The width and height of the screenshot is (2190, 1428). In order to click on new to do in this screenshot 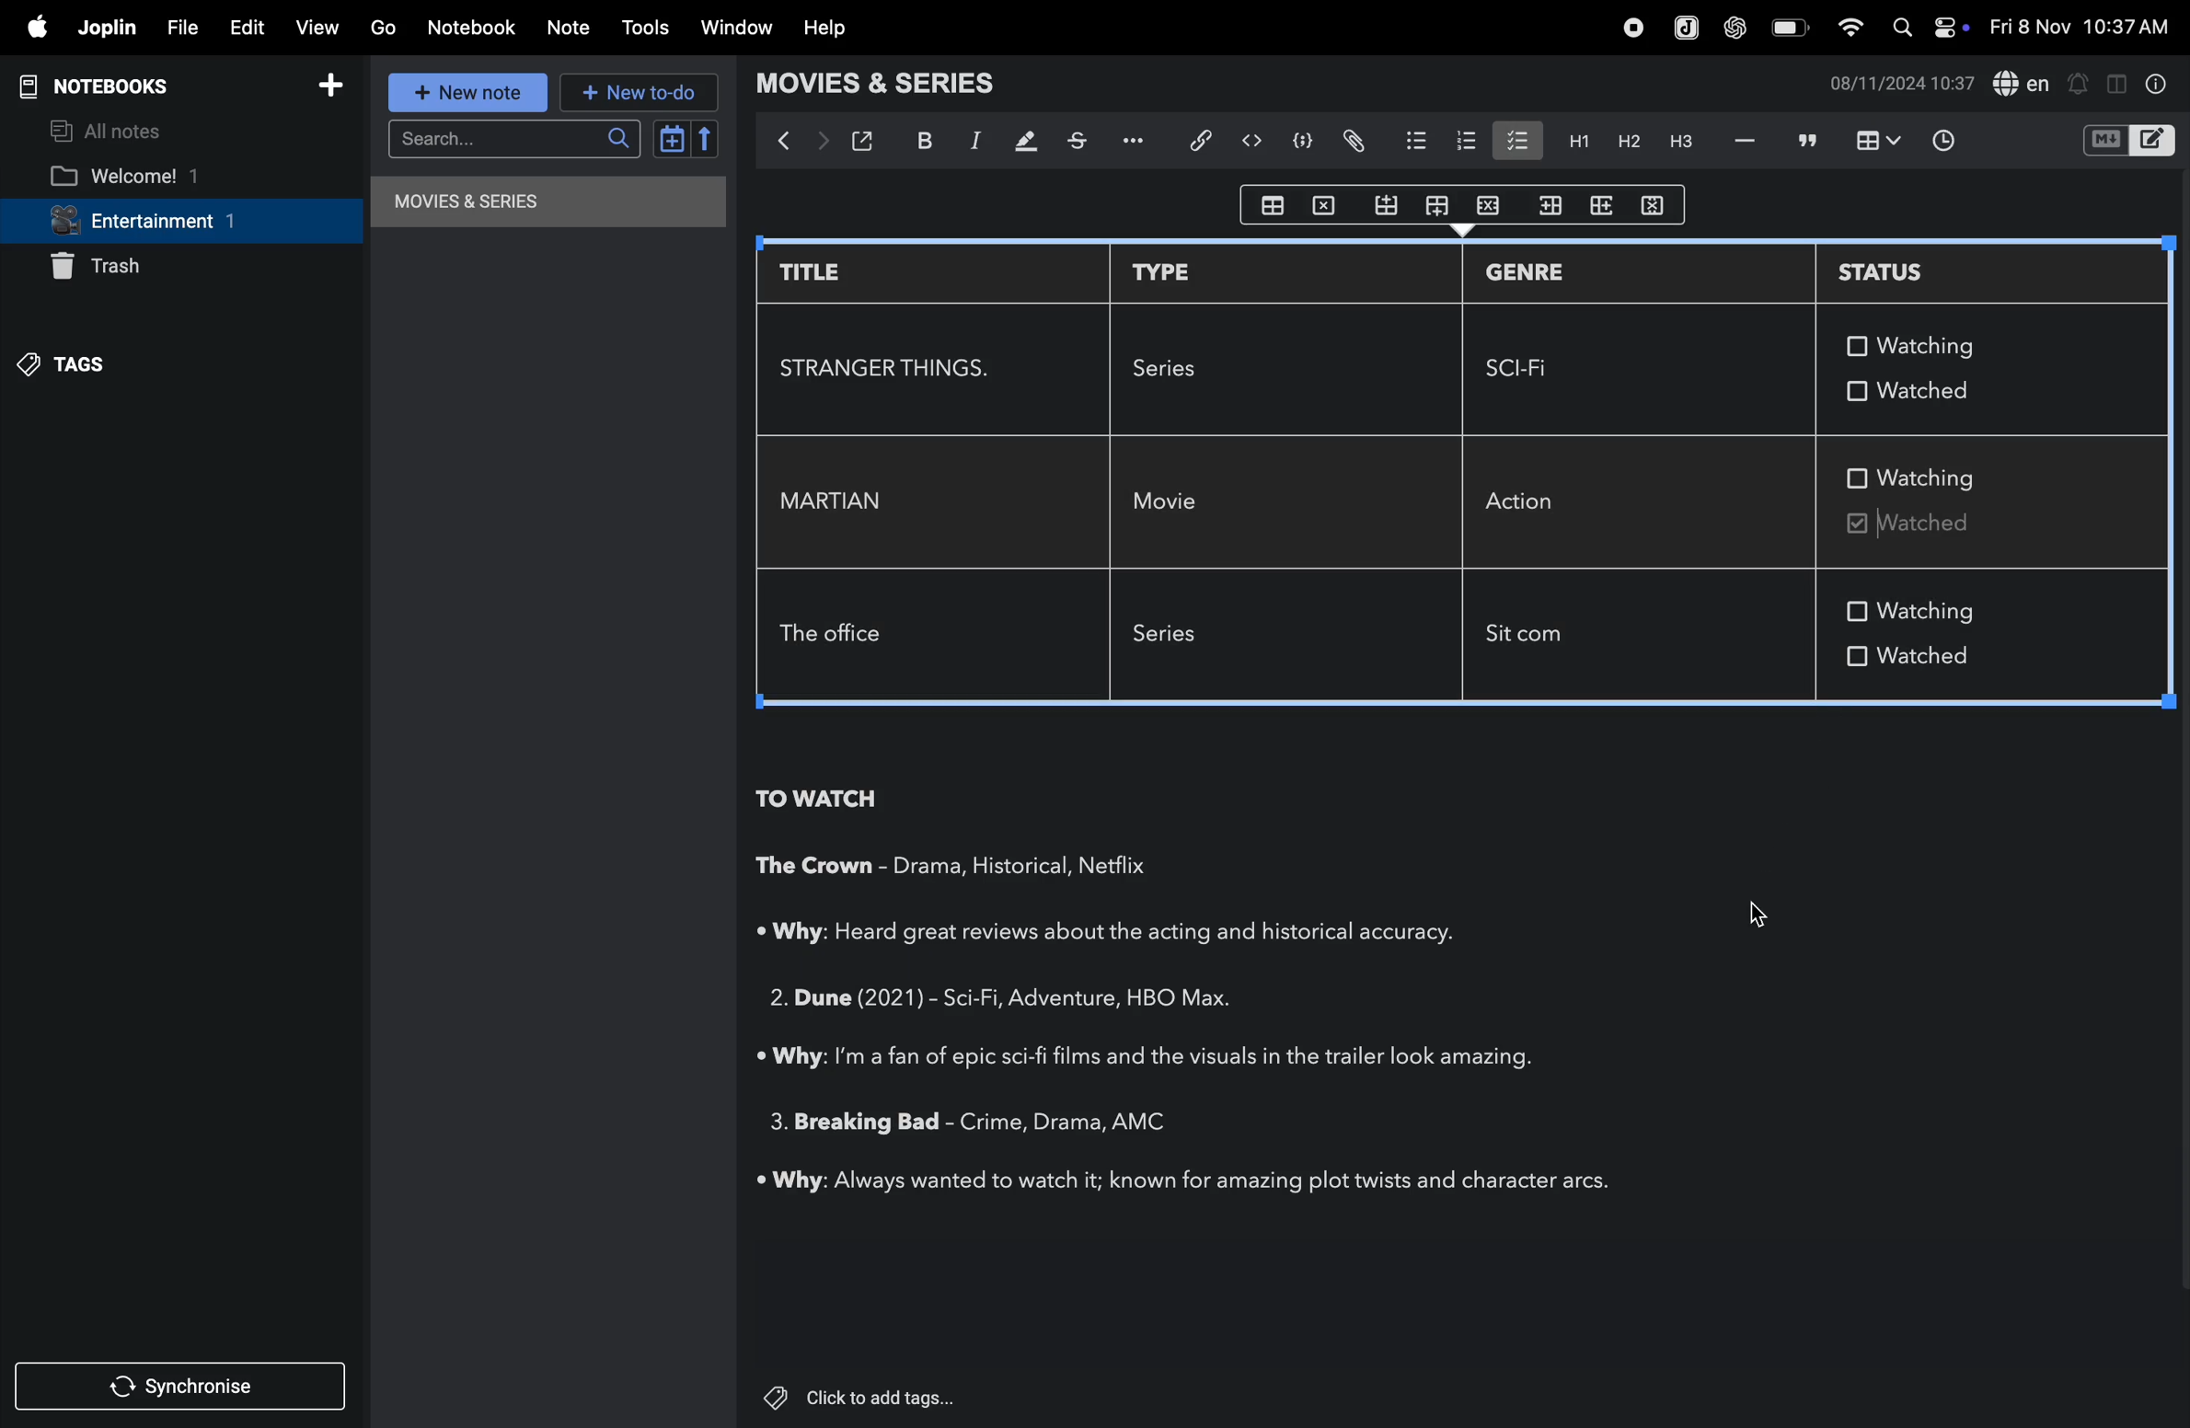, I will do `click(637, 92)`.